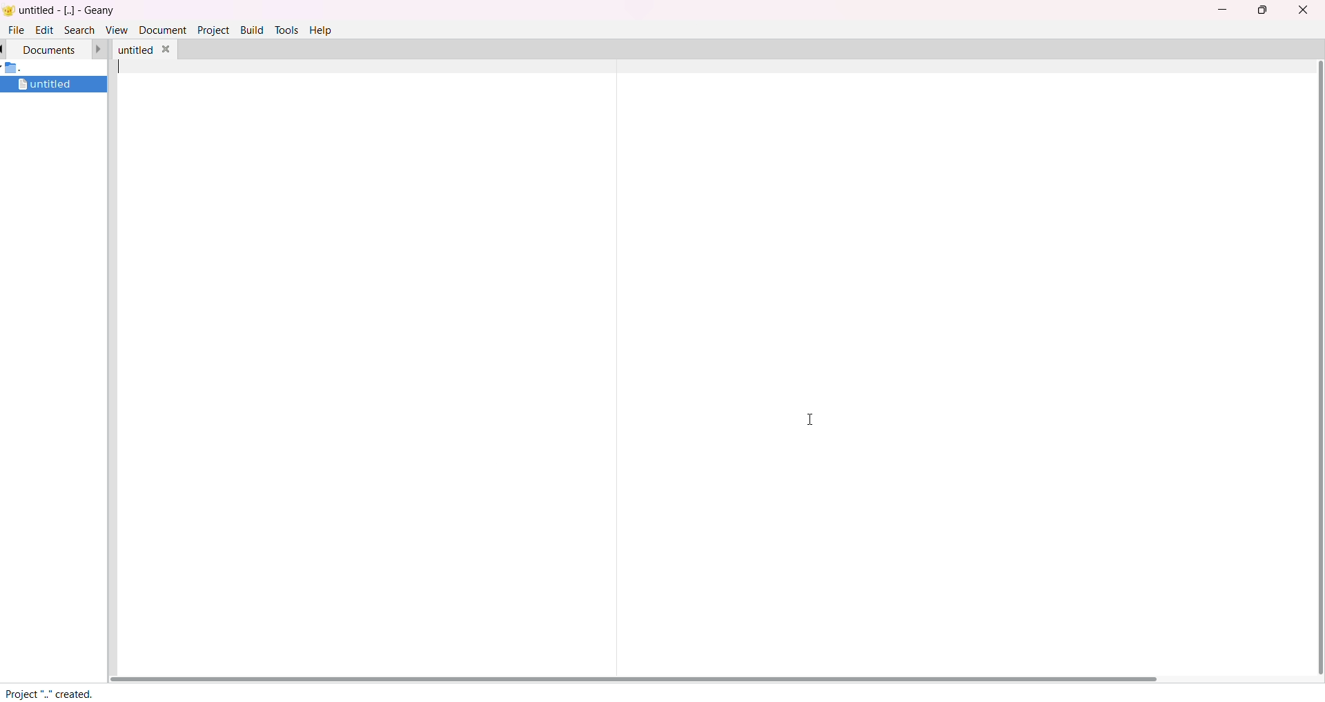  Describe the element at coordinates (57, 387) in the screenshot. I see `project manager` at that location.